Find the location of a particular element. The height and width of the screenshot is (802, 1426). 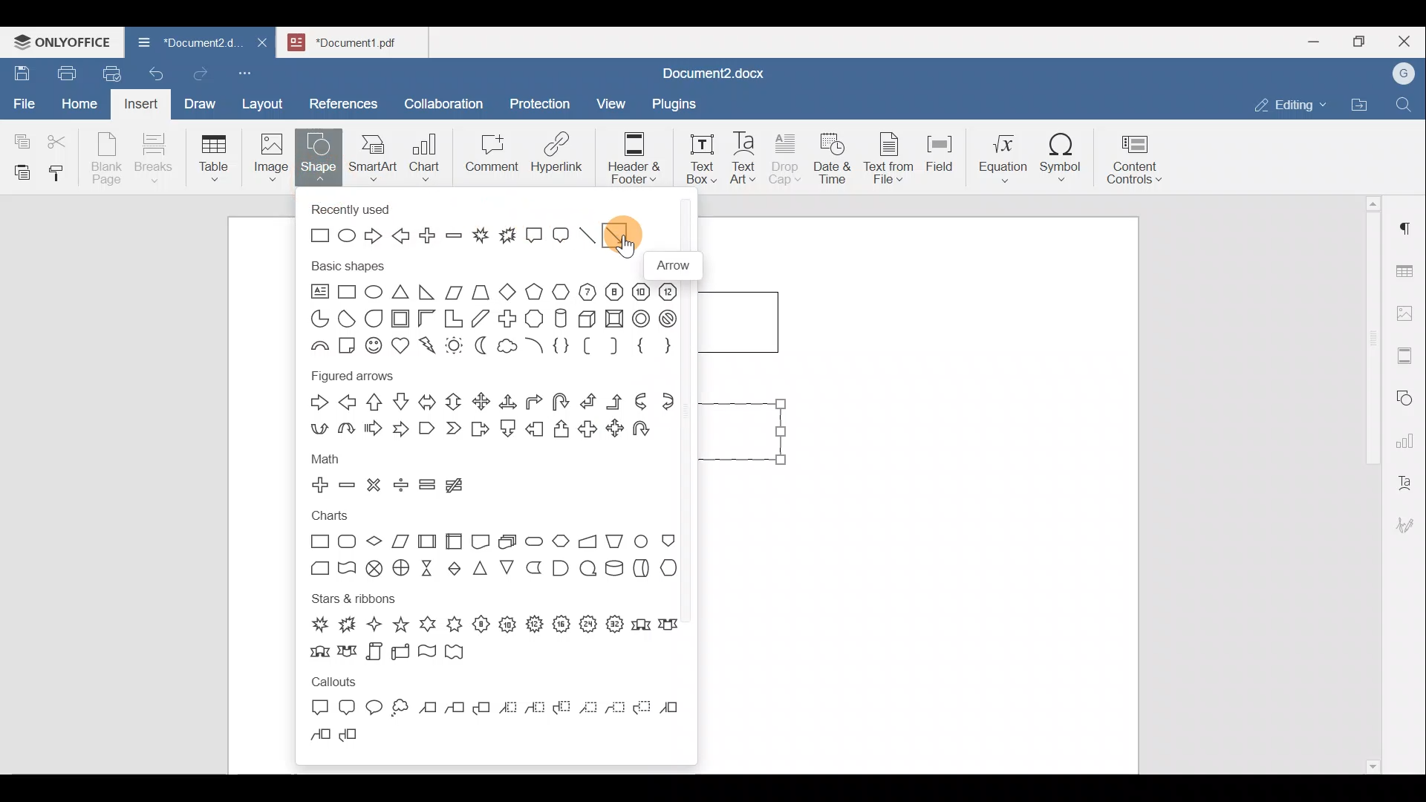

Layout is located at coordinates (266, 101).